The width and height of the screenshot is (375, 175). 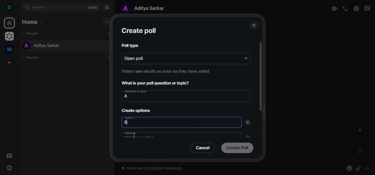 I want to click on rooms, so click(x=32, y=58).